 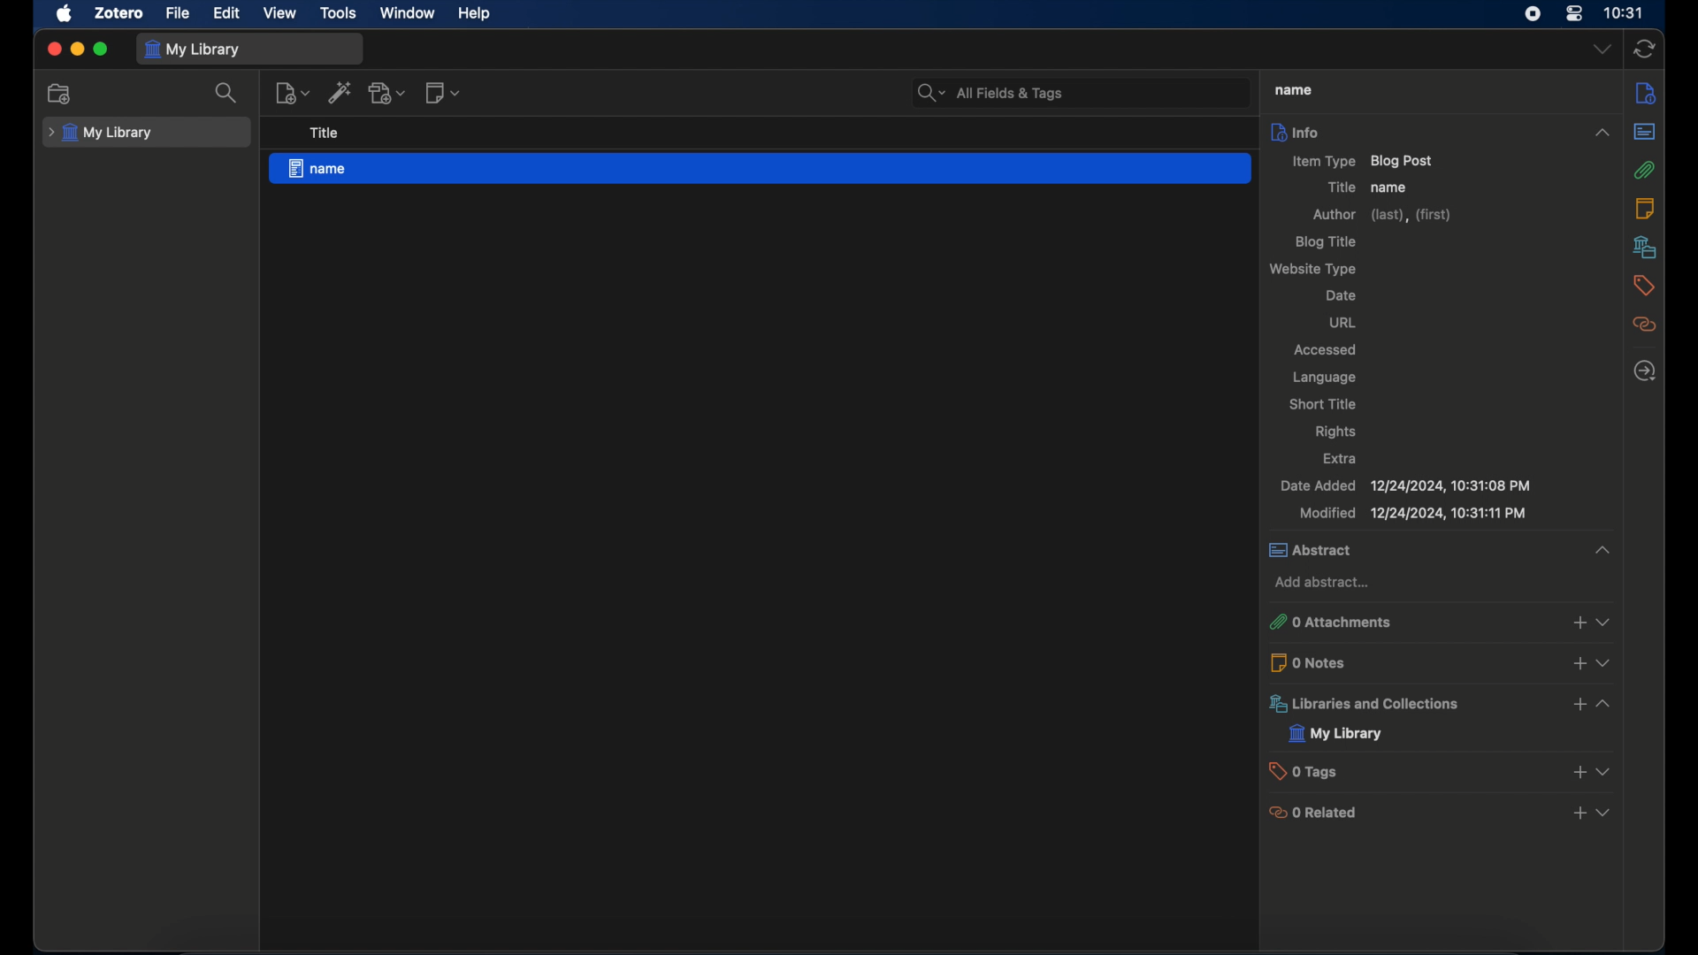 I want to click on libraries and collections, so click(x=1443, y=704).